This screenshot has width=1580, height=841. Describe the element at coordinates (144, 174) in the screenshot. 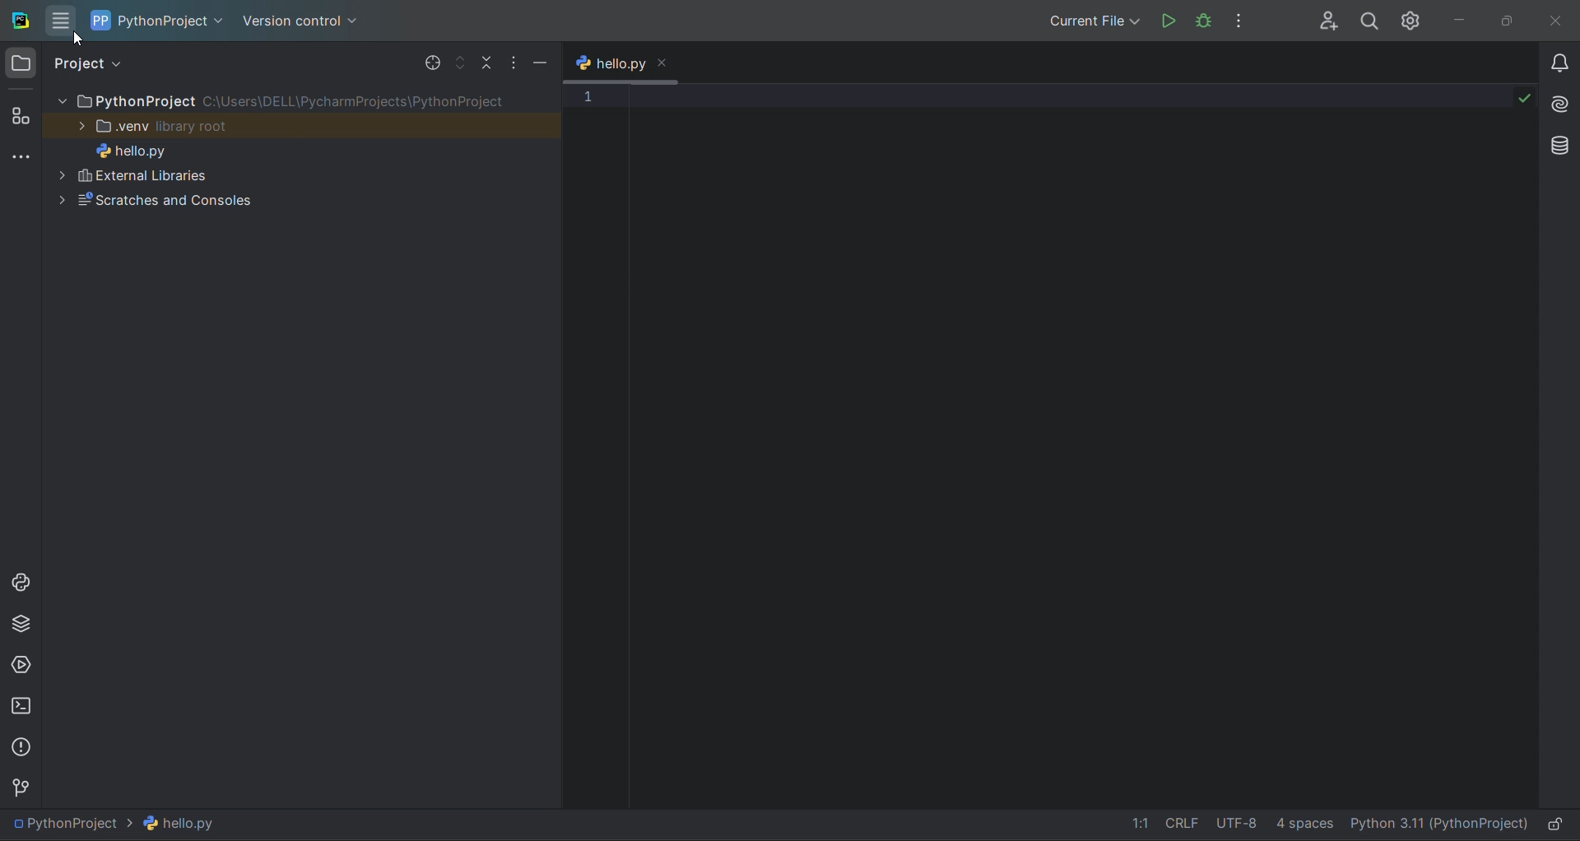

I see `External Libaries` at that location.